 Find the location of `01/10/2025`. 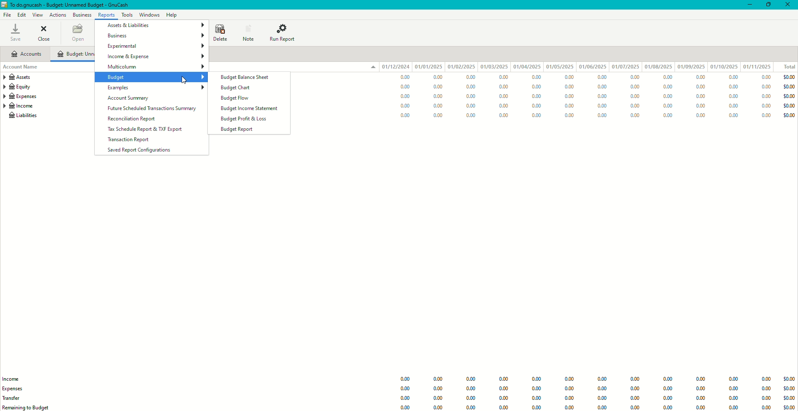

01/10/2025 is located at coordinates (724, 66).